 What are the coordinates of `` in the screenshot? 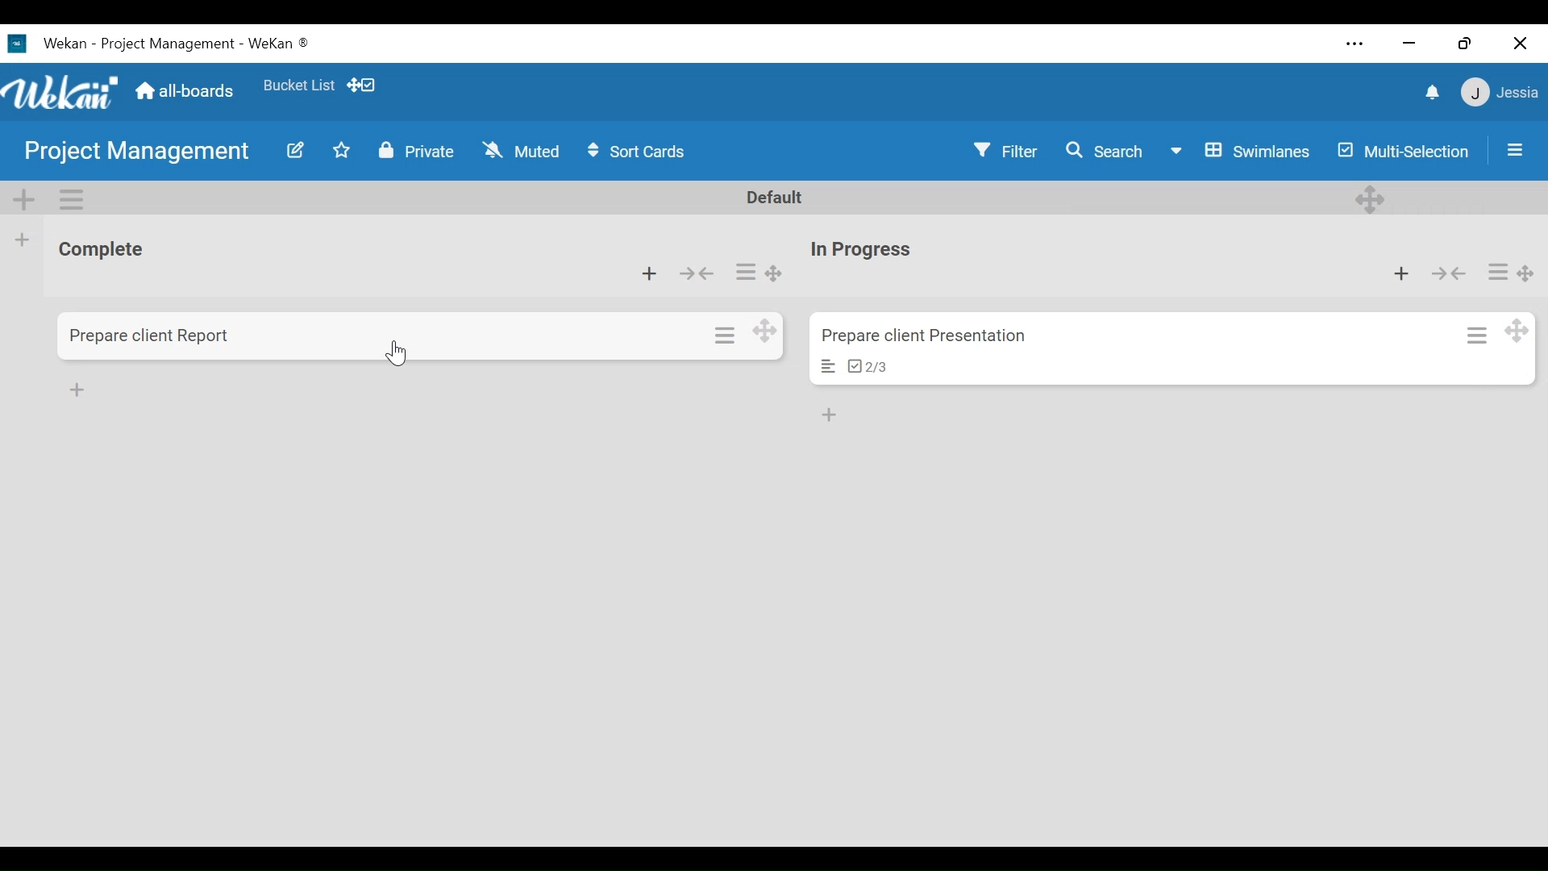 It's located at (640, 151).